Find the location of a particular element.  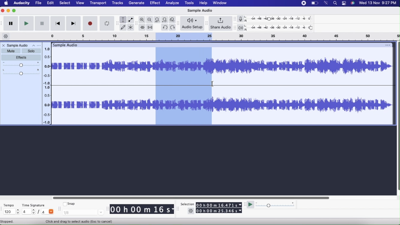

app icon is located at coordinates (343, 3).